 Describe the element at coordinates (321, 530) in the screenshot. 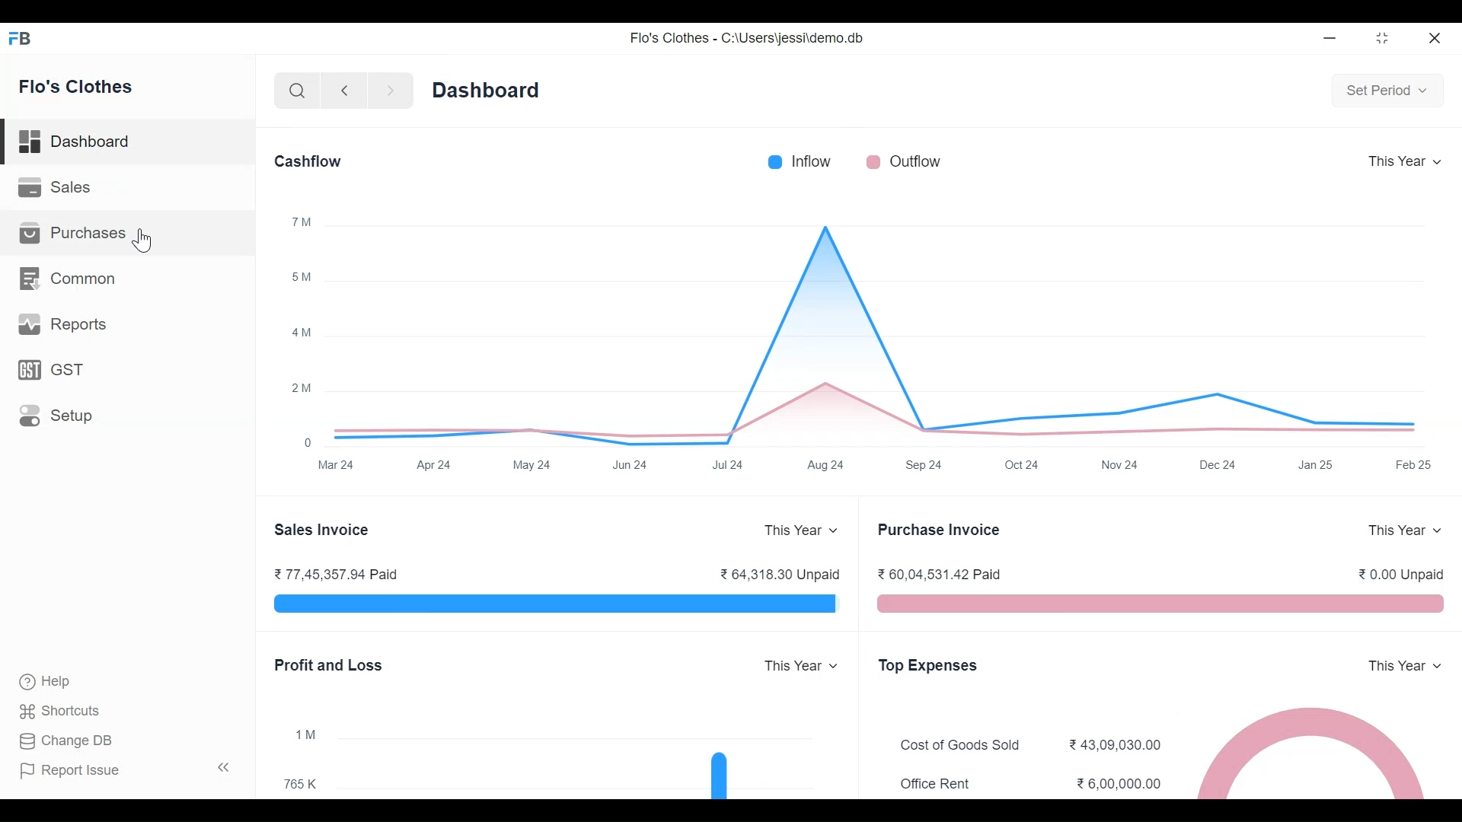

I see `Sales Invoice` at that location.